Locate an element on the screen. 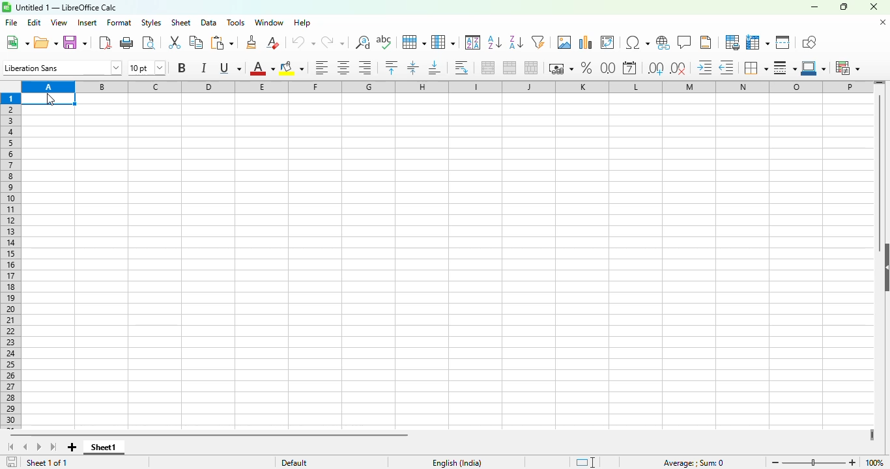 This screenshot has height=469, width=890. font size is located at coordinates (146, 67).